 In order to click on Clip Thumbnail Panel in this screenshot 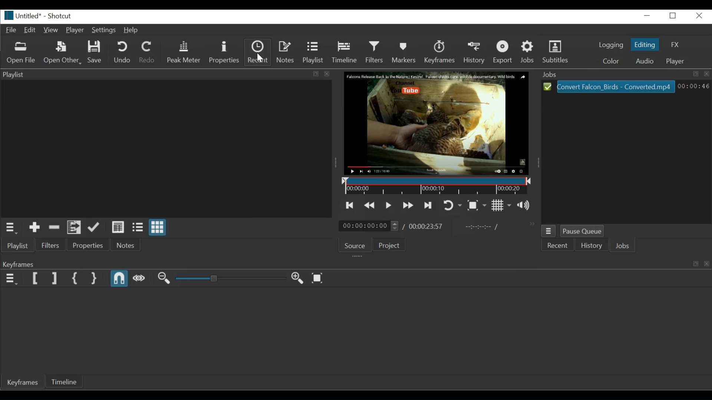, I will do `click(166, 149)`.